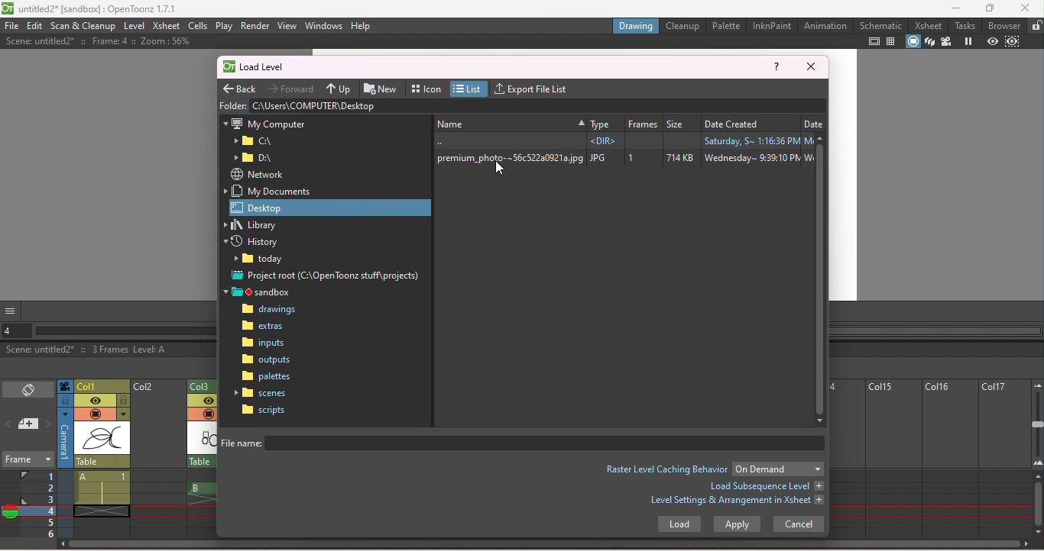 The height and width of the screenshot is (551, 1044). Describe the element at coordinates (65, 386) in the screenshot. I see `Click to select camera` at that location.